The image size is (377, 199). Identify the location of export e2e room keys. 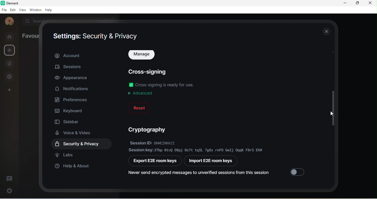
(155, 161).